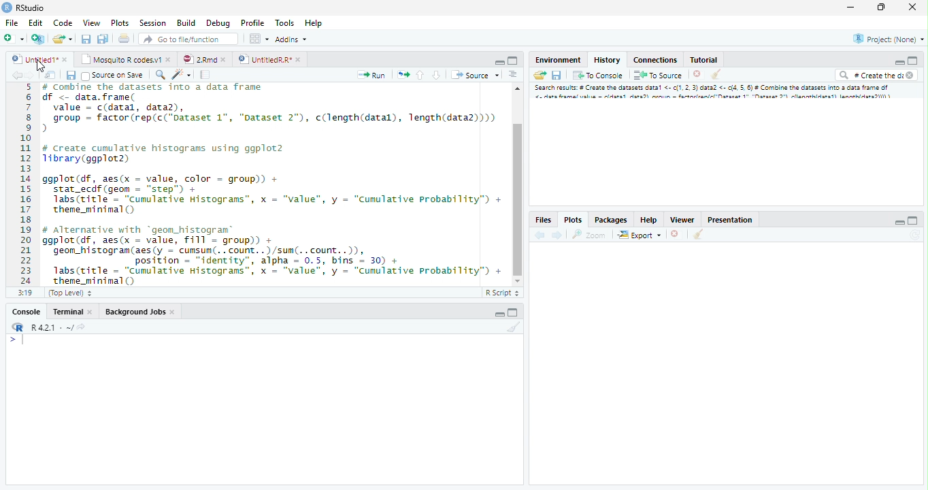 This screenshot has height=490, width=928. I want to click on UntitledR.R, so click(269, 59).